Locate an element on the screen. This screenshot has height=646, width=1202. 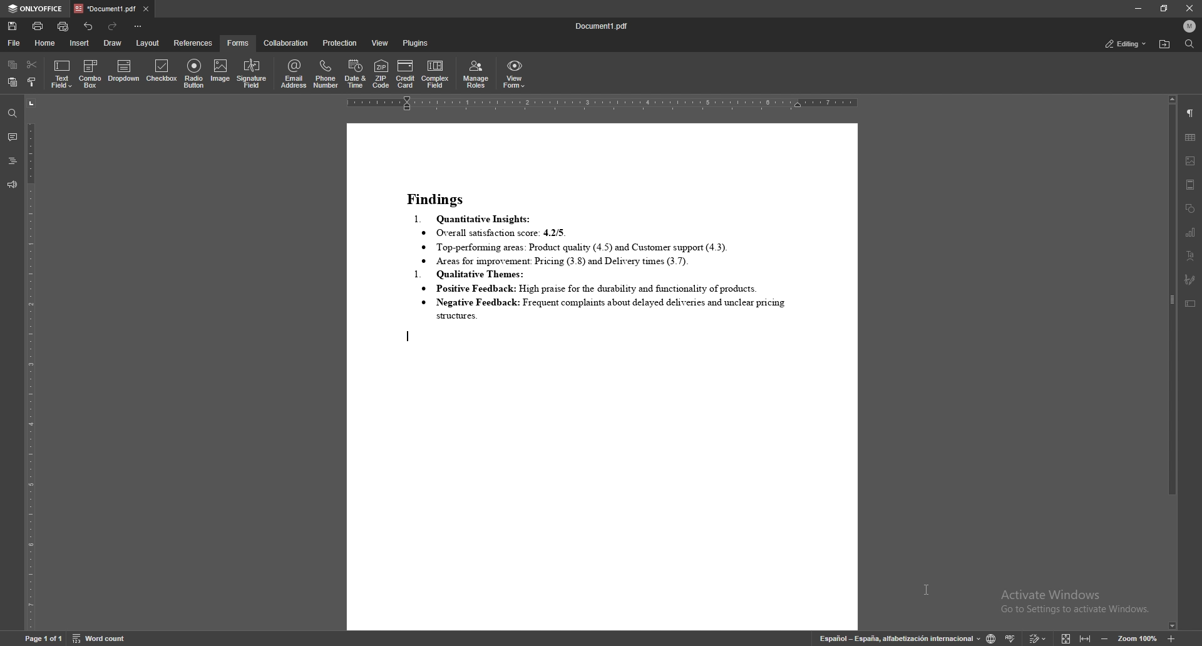
close is located at coordinates (1188, 8).